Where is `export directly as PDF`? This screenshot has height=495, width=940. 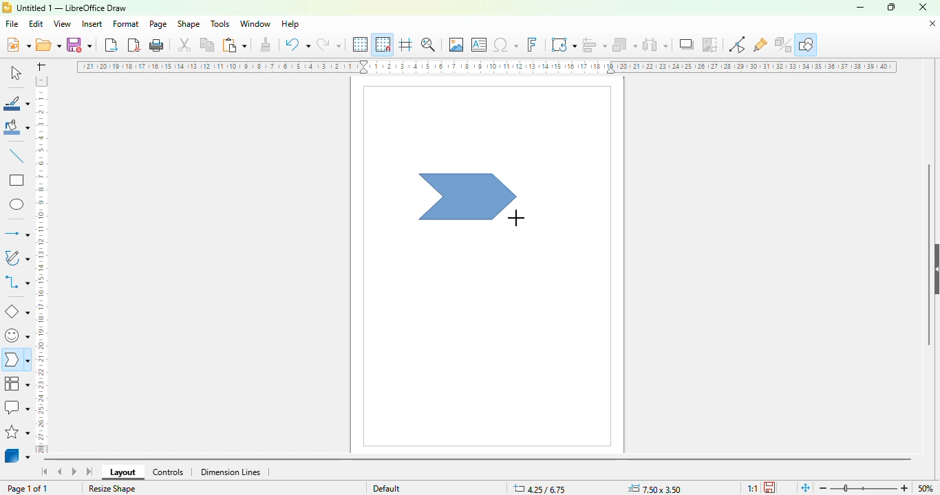
export directly as PDF is located at coordinates (134, 45).